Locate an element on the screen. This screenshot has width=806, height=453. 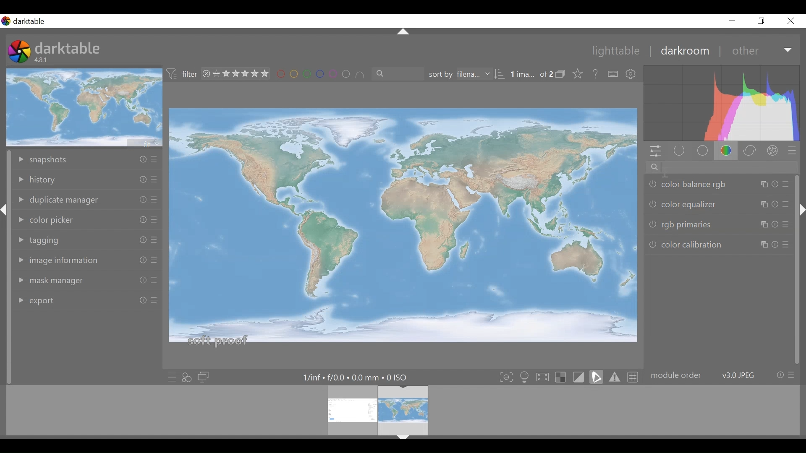
duplicate manager is located at coordinates (59, 200).